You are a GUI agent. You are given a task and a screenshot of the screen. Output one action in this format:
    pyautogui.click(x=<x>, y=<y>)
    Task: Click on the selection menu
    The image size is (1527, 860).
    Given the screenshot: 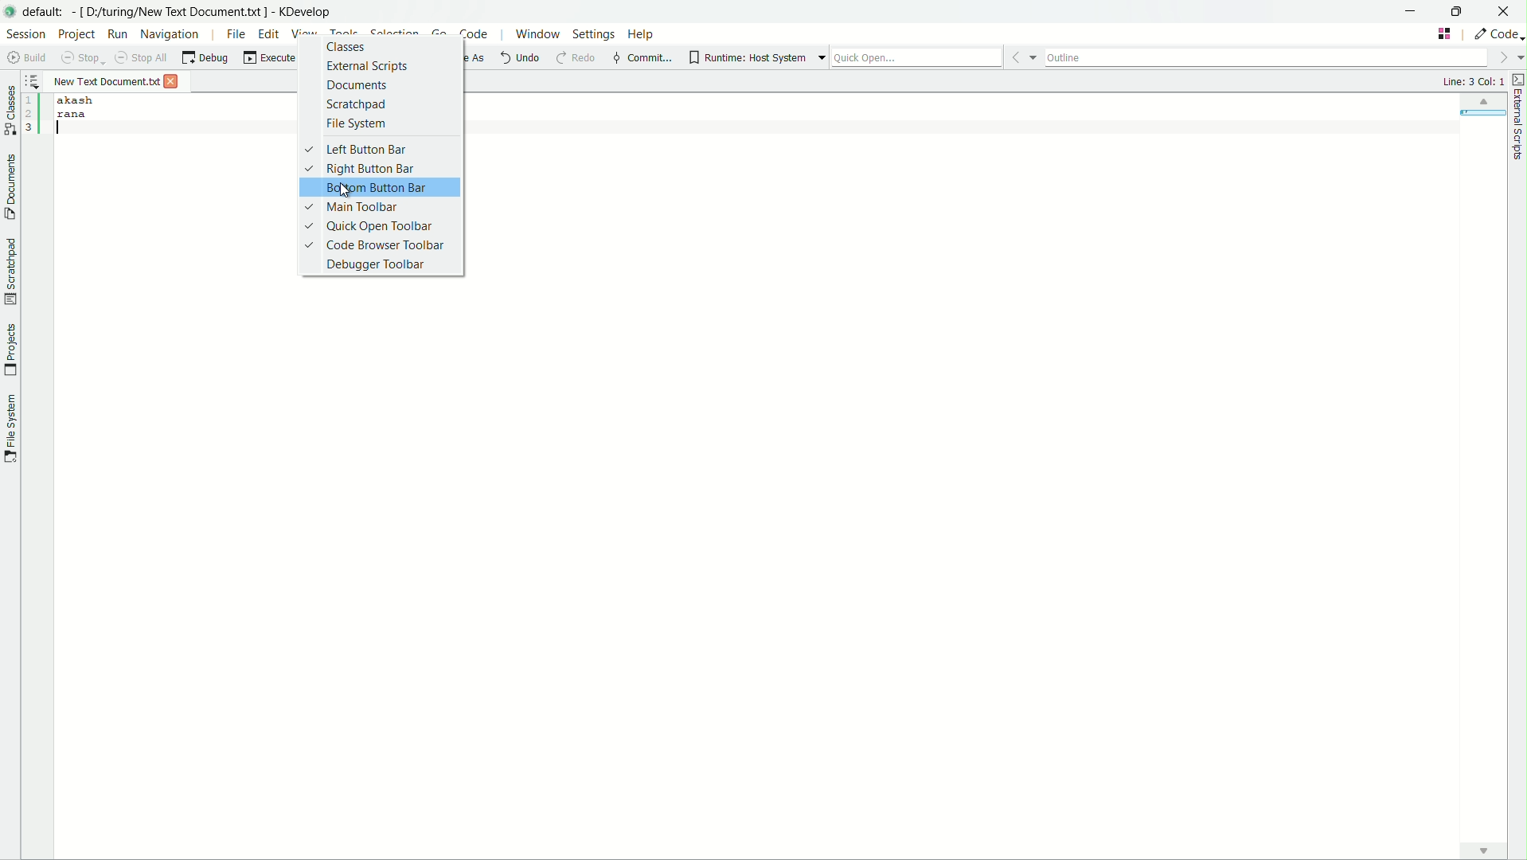 What is the action you would take?
    pyautogui.click(x=392, y=33)
    